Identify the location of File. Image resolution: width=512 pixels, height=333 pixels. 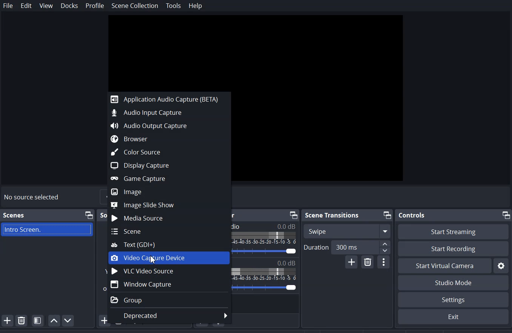
(8, 5).